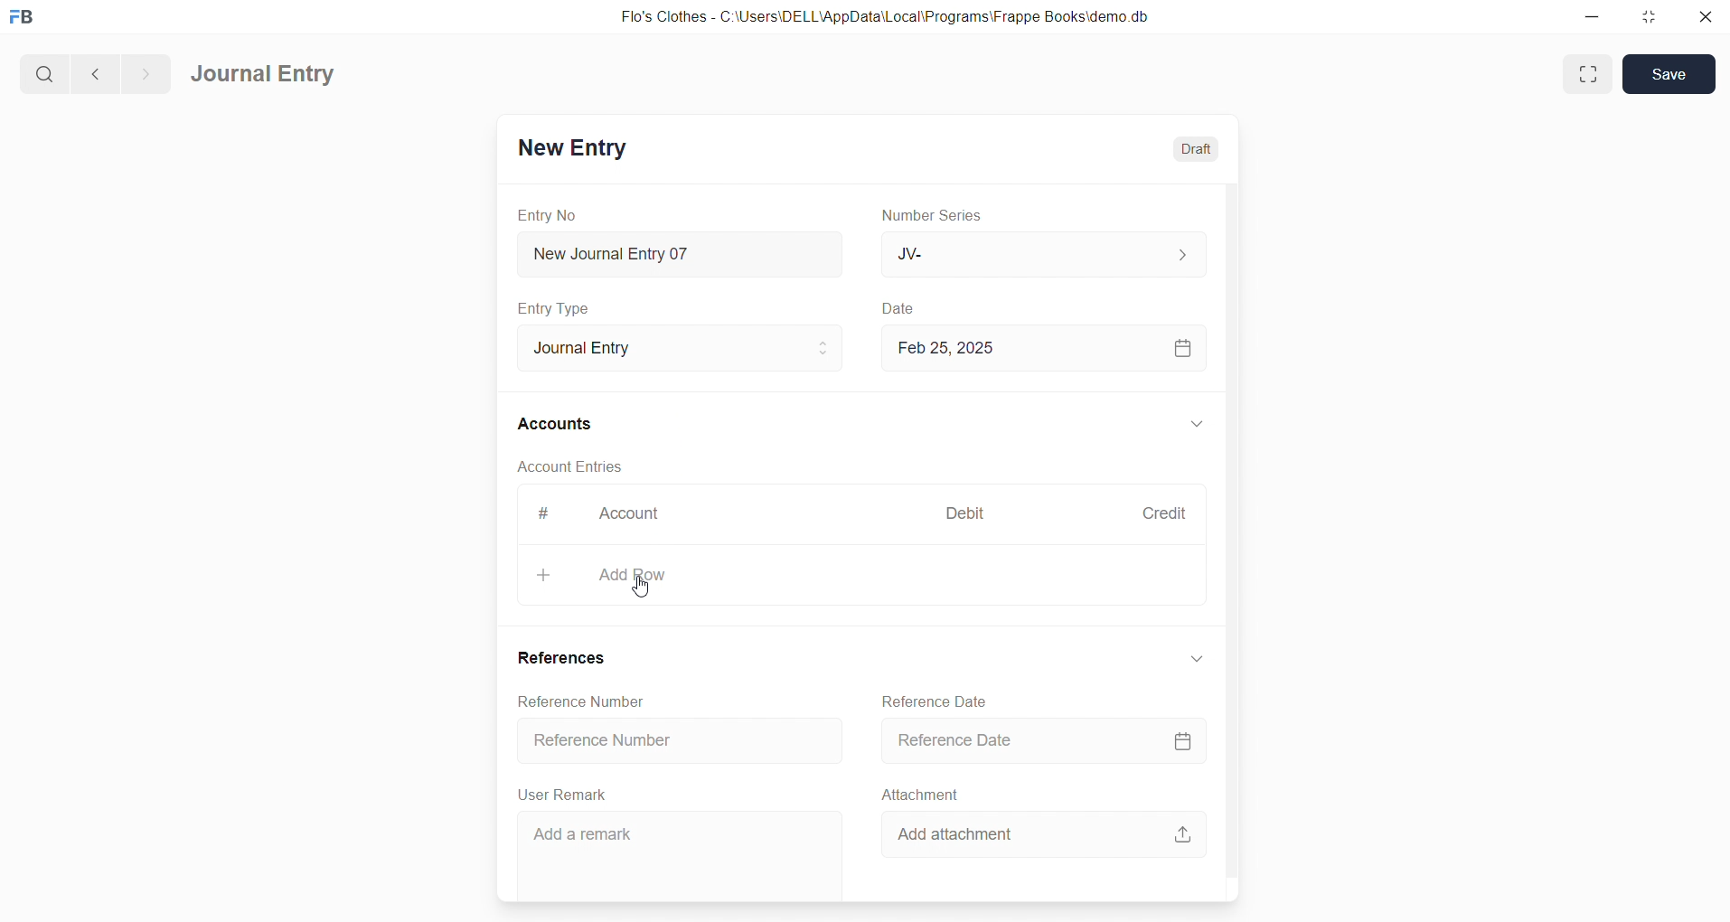  Describe the element at coordinates (555, 308) in the screenshot. I see `Entry Type` at that location.